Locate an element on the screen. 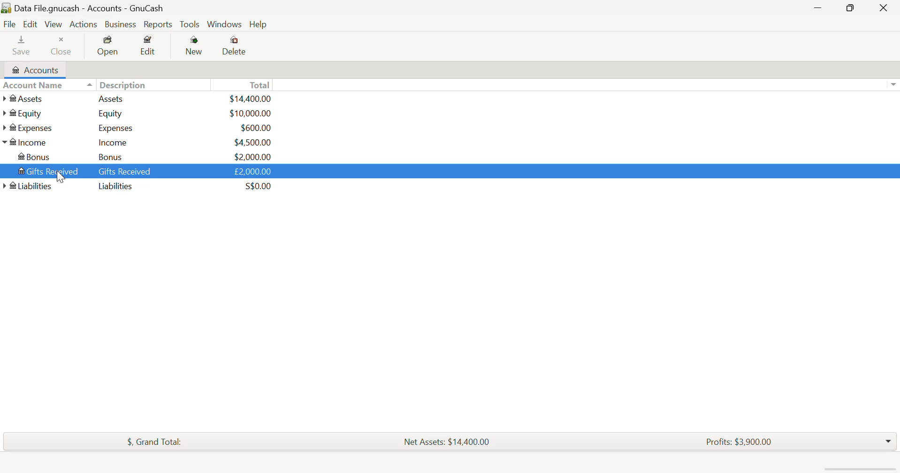 Image resolution: width=900 pixels, height=473 pixels. Gifts Received is located at coordinates (46, 170).